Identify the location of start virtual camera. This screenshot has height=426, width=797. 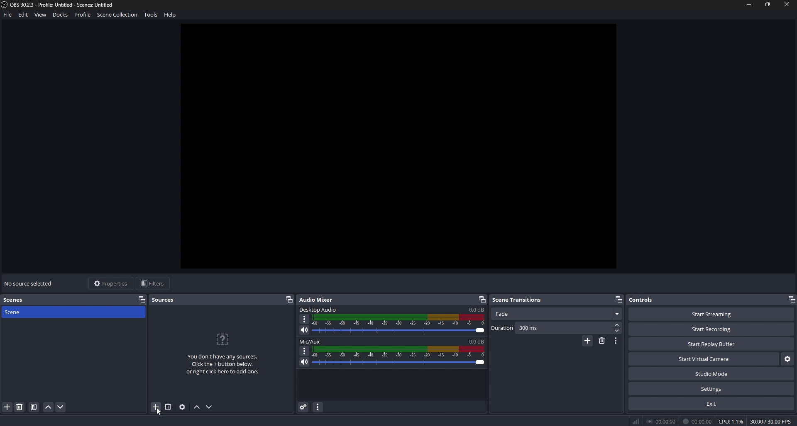
(703, 359).